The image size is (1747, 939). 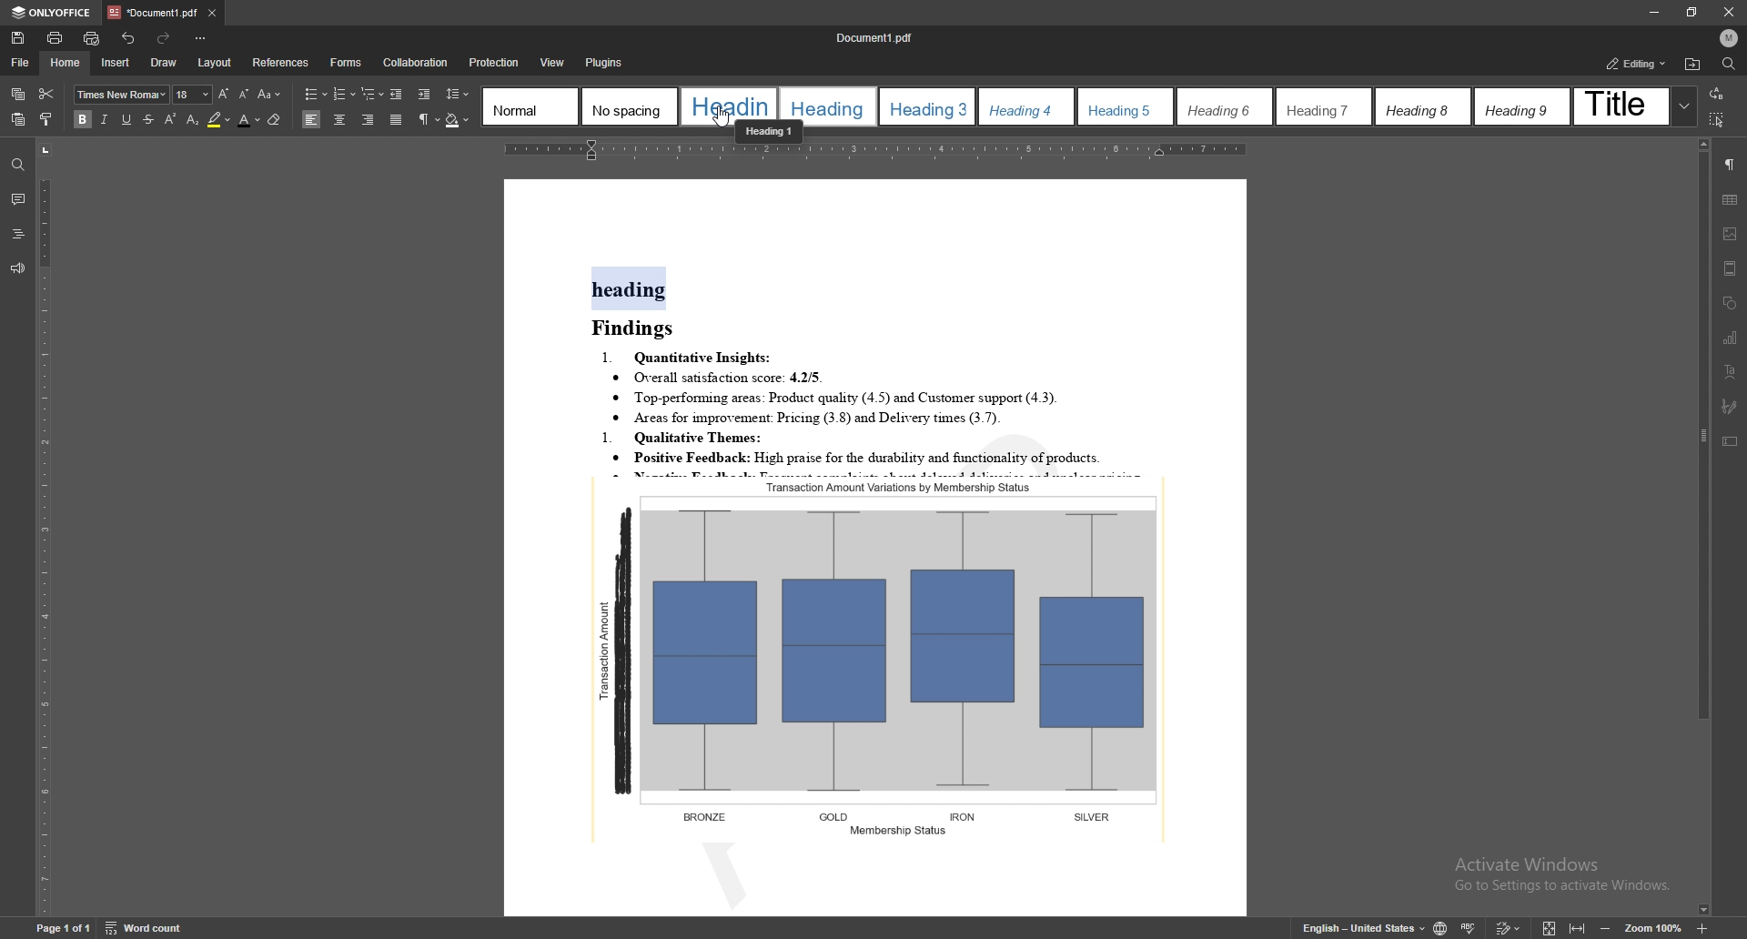 I want to click on non printing characters, so click(x=429, y=120).